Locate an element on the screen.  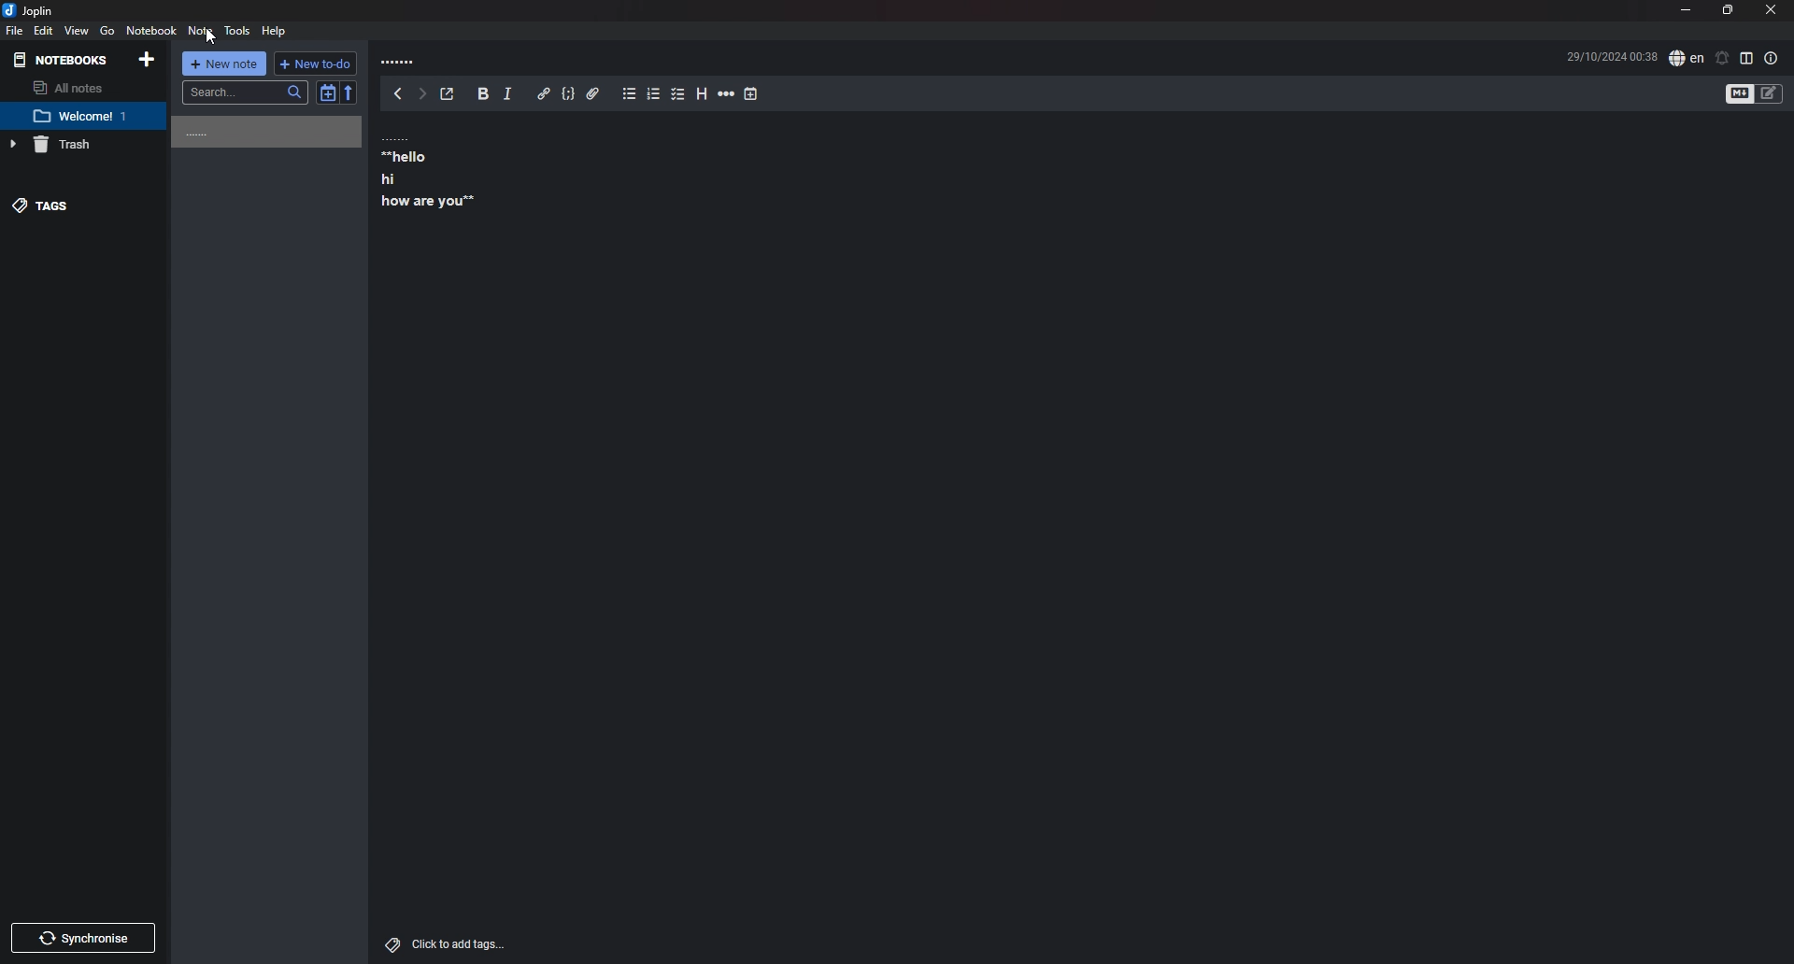
back is located at coordinates (394, 94).